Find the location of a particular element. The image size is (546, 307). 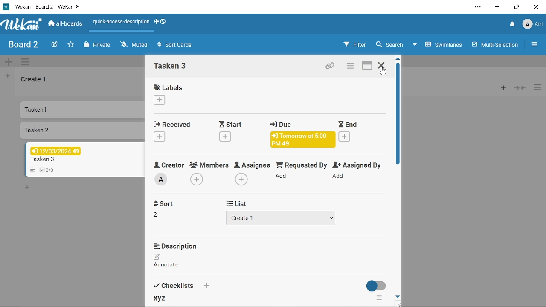

Copy link of this card to clipboard is located at coordinates (329, 65).